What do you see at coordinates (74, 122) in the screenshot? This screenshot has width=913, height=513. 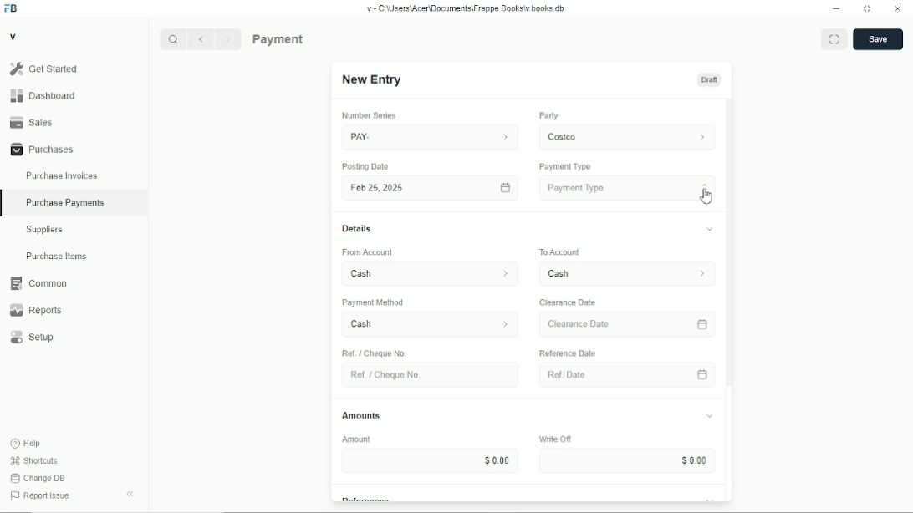 I see `Sales` at bounding box center [74, 122].